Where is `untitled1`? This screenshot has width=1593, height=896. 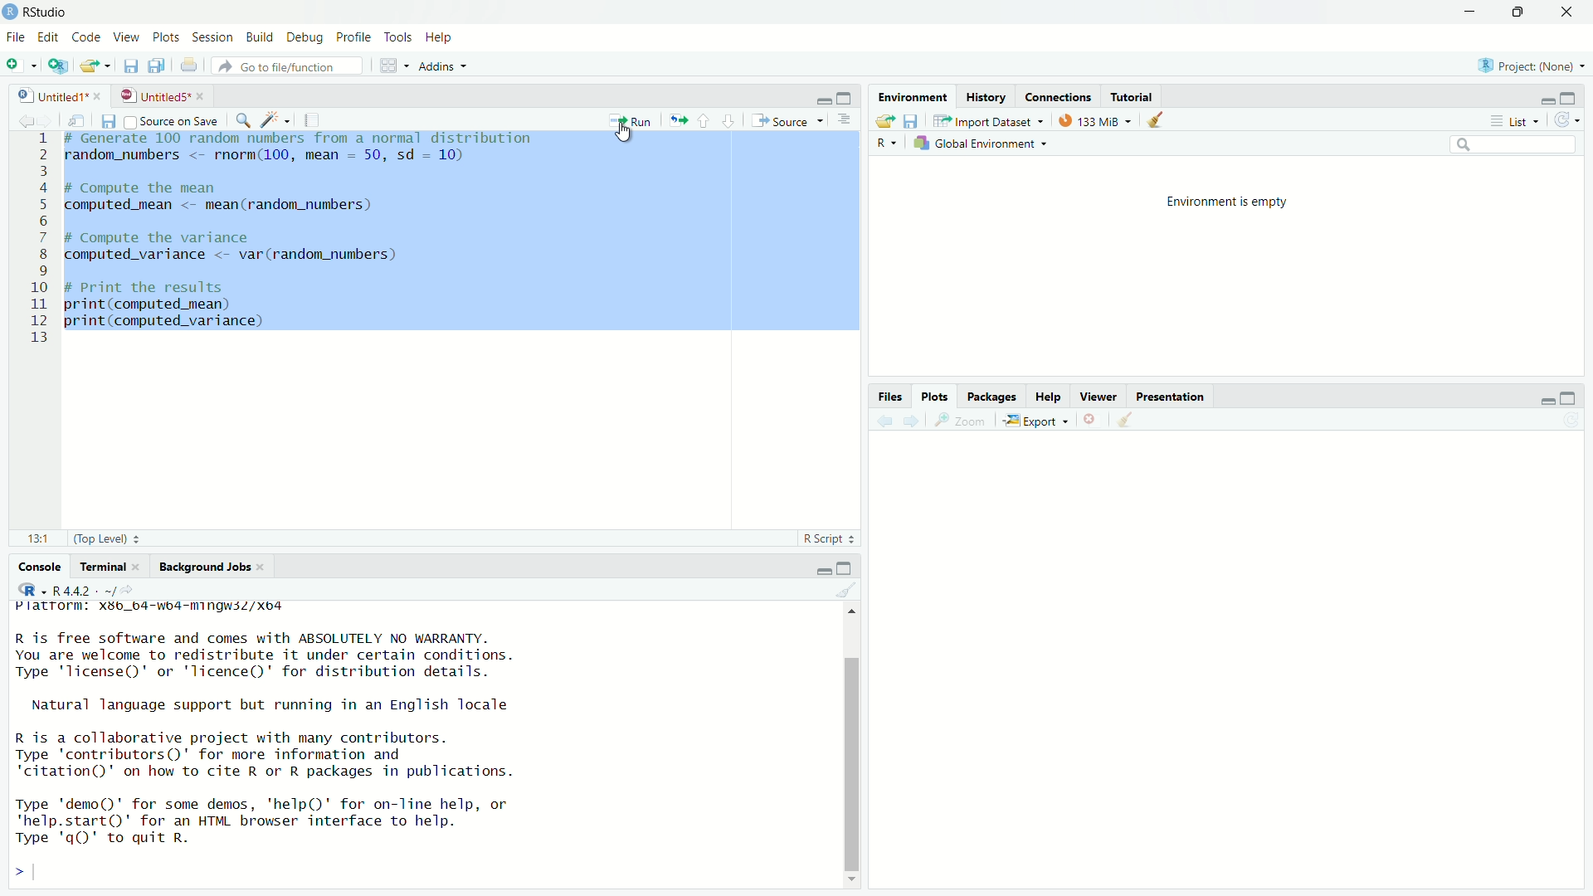
untitled1 is located at coordinates (43, 94).